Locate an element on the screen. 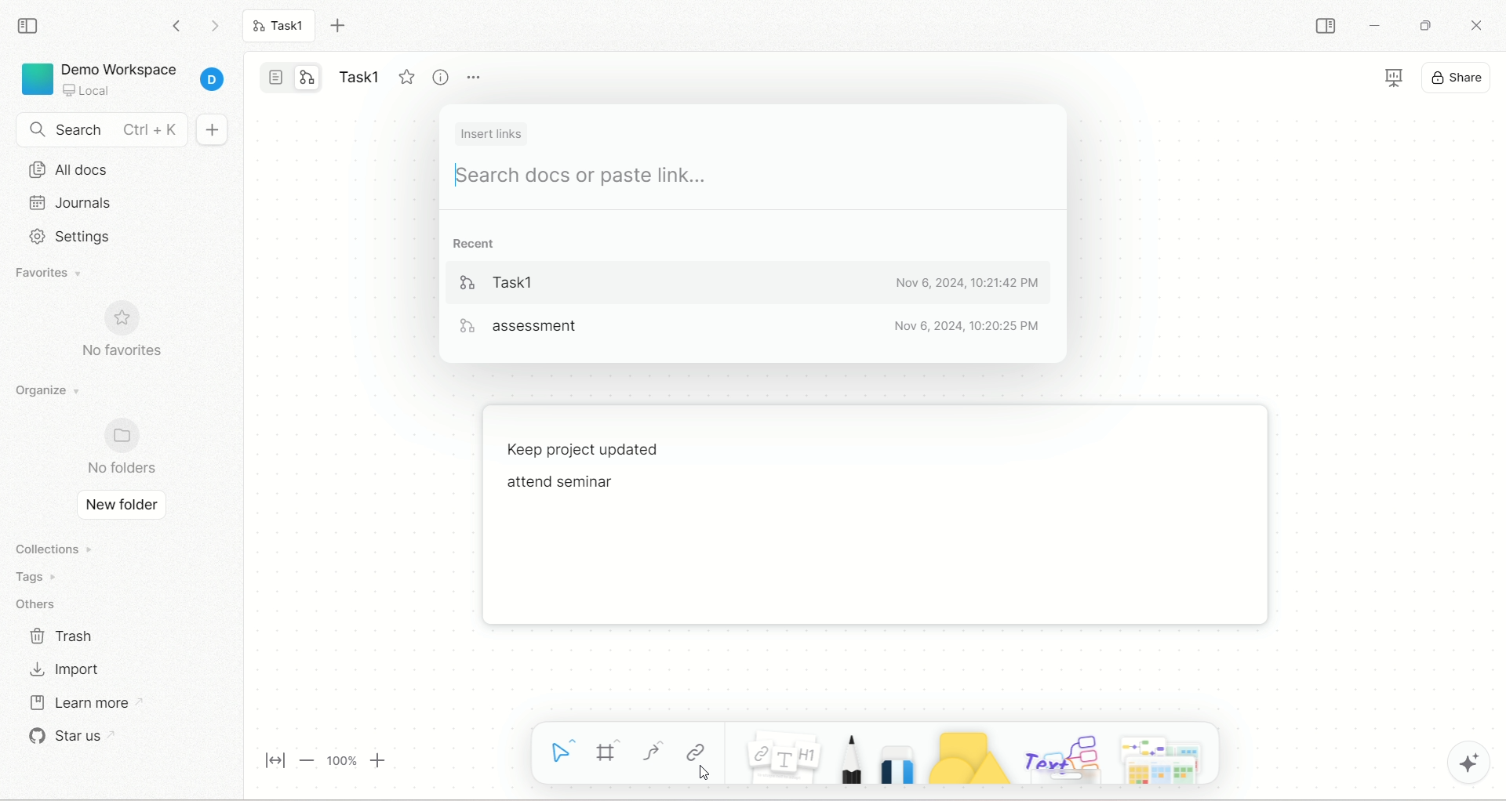  date & time is located at coordinates (967, 303).